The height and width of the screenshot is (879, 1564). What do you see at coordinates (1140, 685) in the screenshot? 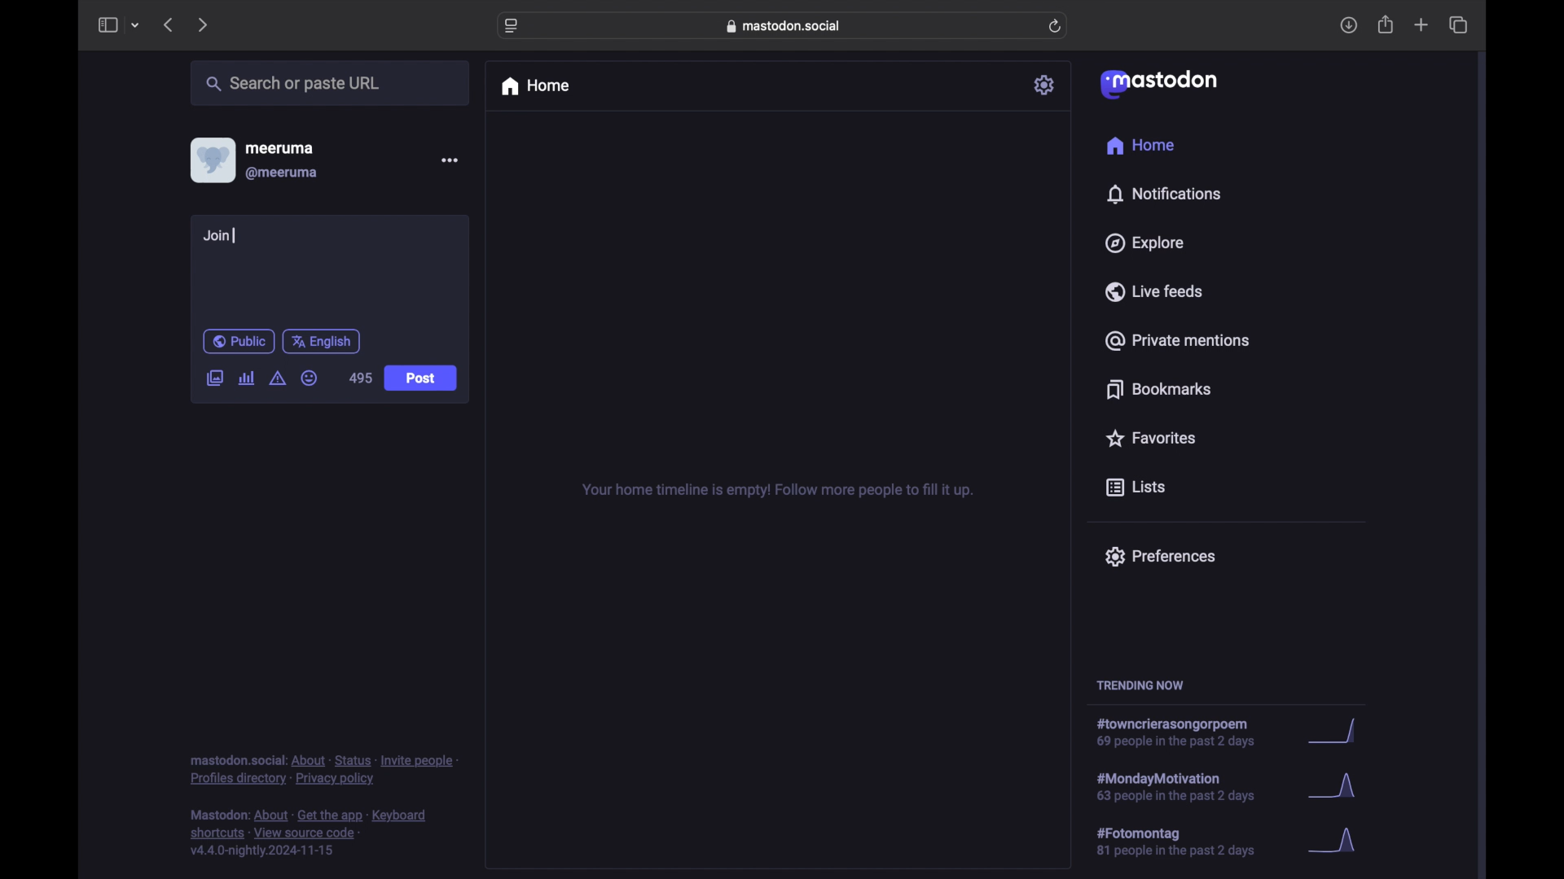
I see `trending now` at bounding box center [1140, 685].